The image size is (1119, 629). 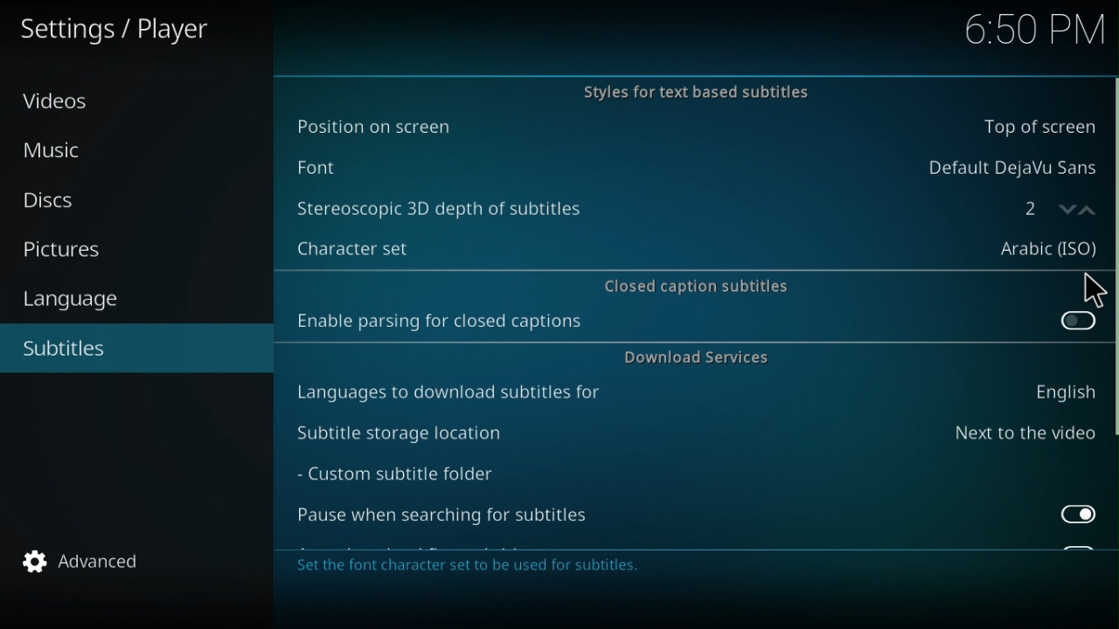 I want to click on Language, so click(x=64, y=298).